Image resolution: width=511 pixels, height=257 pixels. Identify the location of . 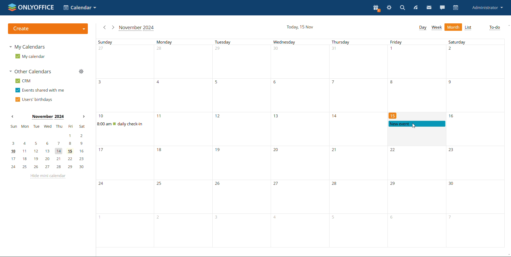
(219, 184).